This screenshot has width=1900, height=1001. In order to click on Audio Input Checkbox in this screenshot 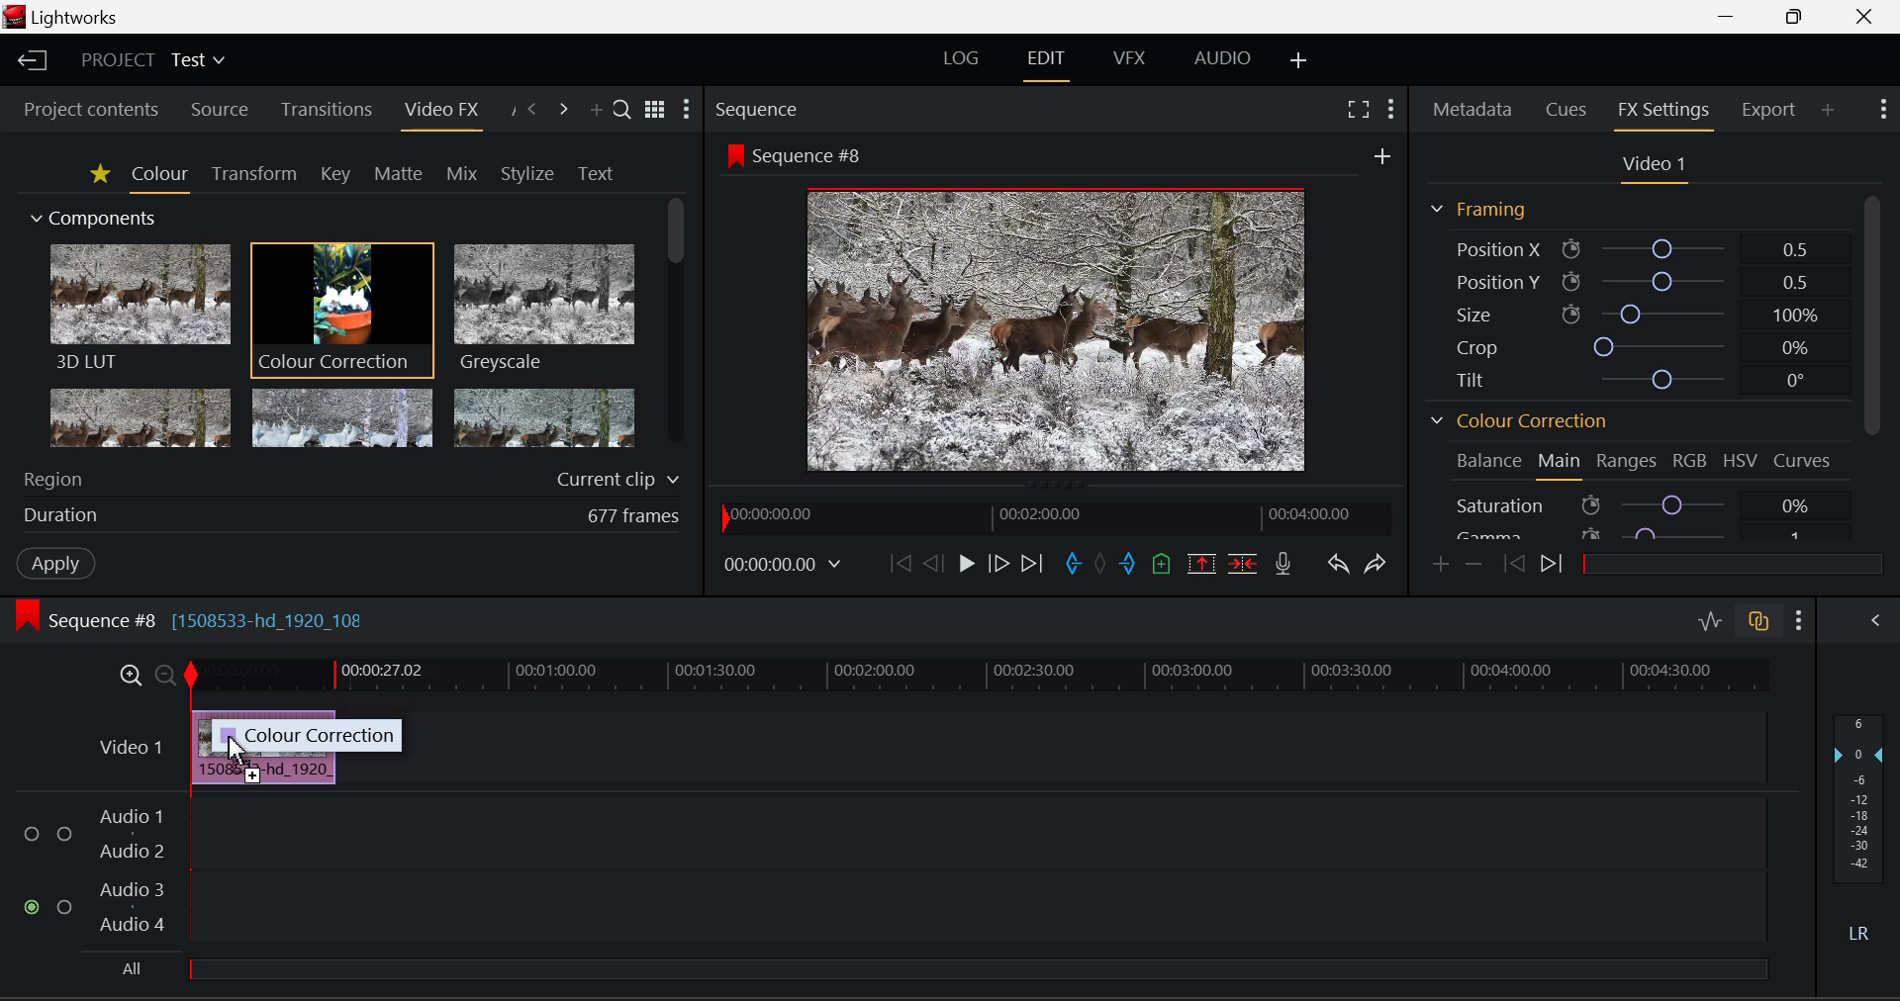, I will do `click(64, 906)`.